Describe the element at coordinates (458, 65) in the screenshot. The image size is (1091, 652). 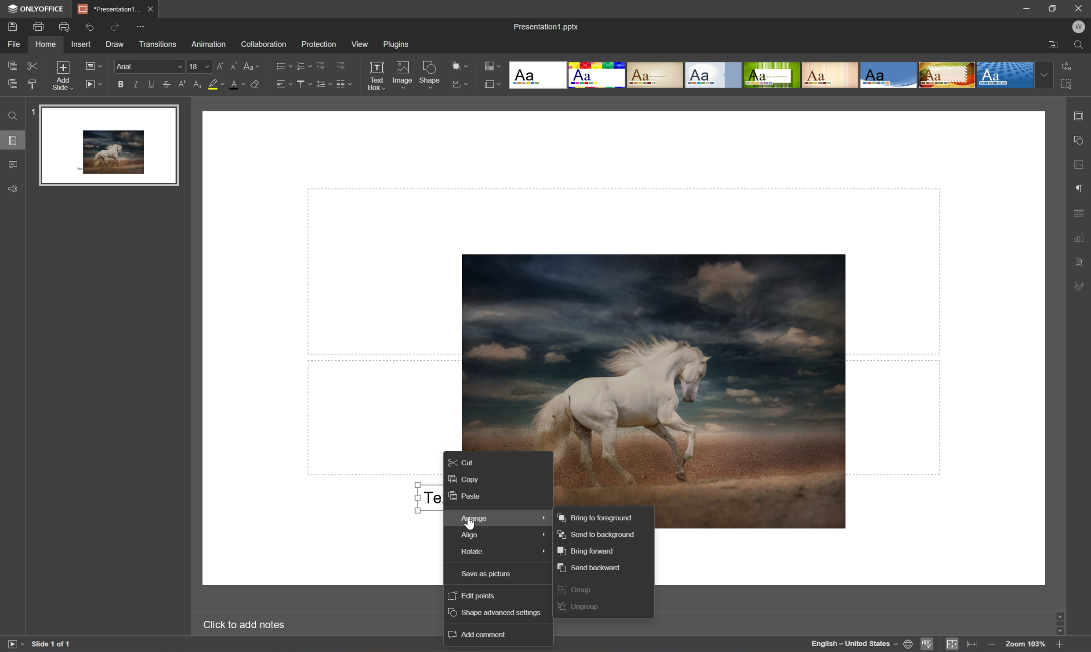
I see `Arrange shapes` at that location.